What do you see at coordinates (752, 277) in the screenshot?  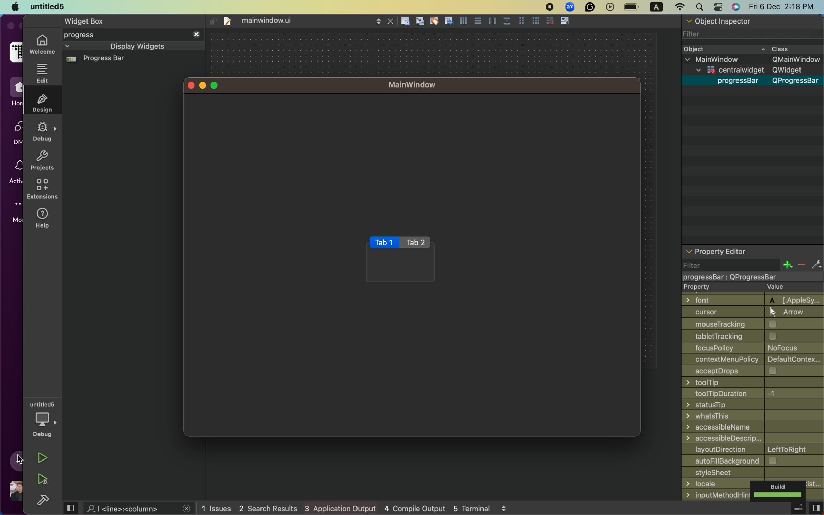 I see `progress bar` at bounding box center [752, 277].